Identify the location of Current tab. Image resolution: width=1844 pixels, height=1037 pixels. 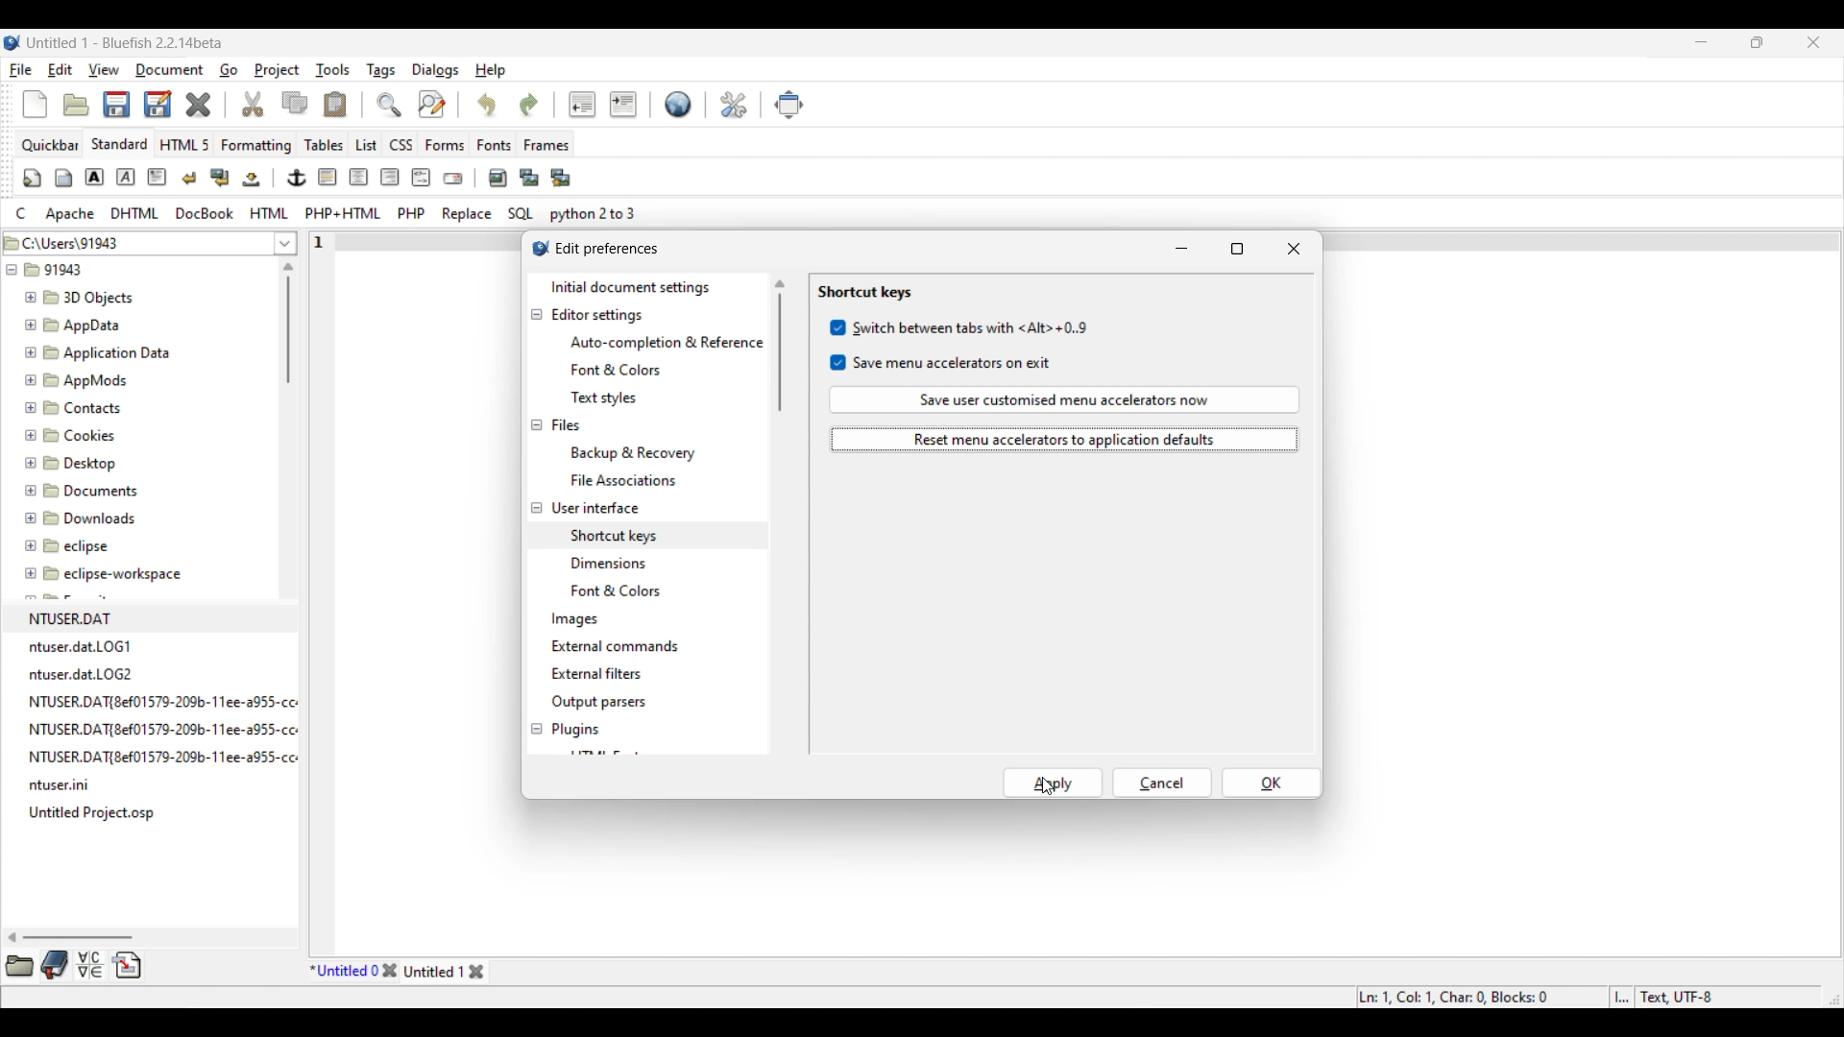
(344, 971).